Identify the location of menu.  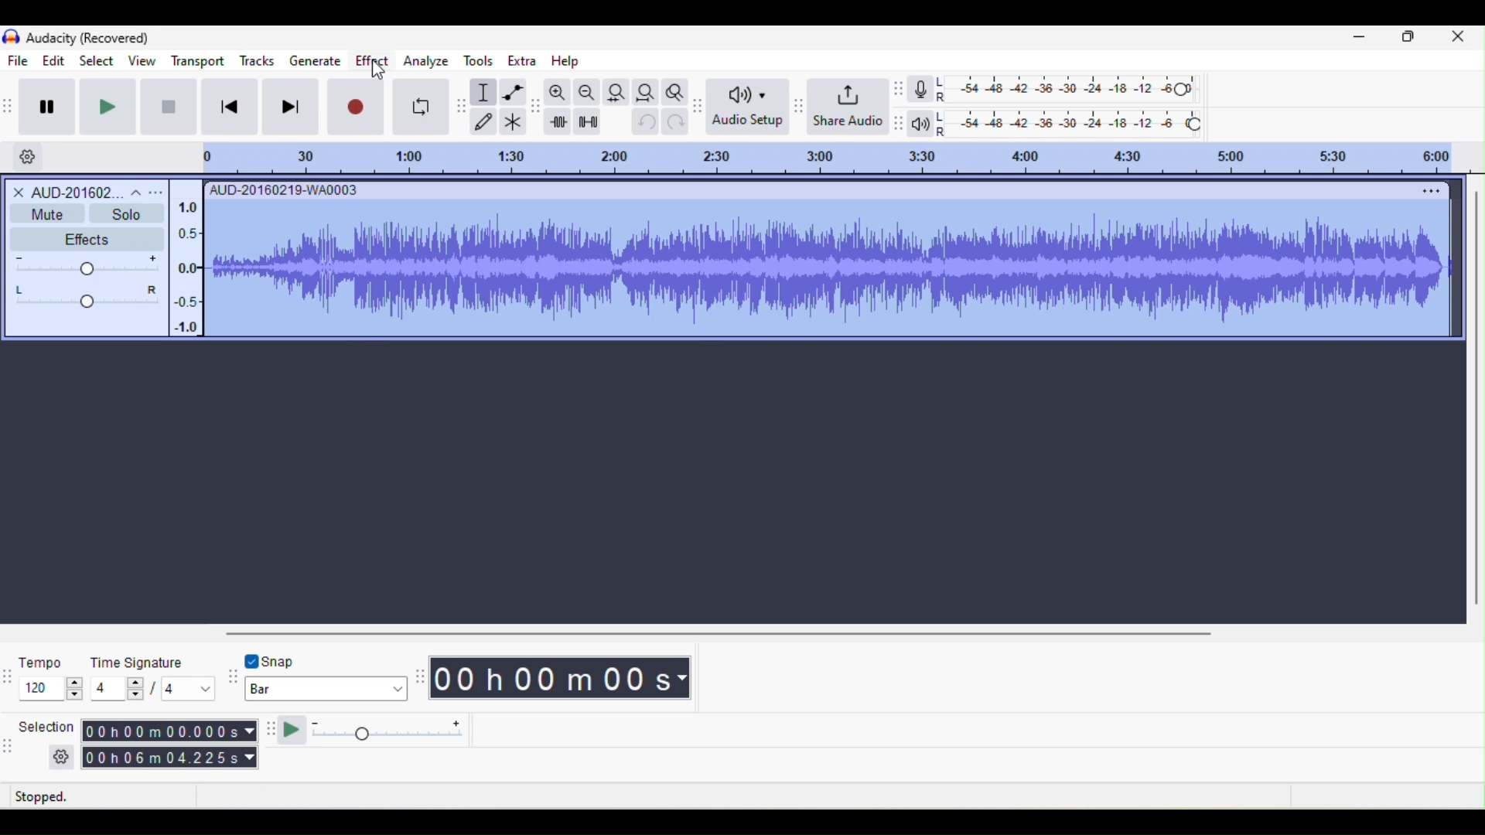
(1432, 192).